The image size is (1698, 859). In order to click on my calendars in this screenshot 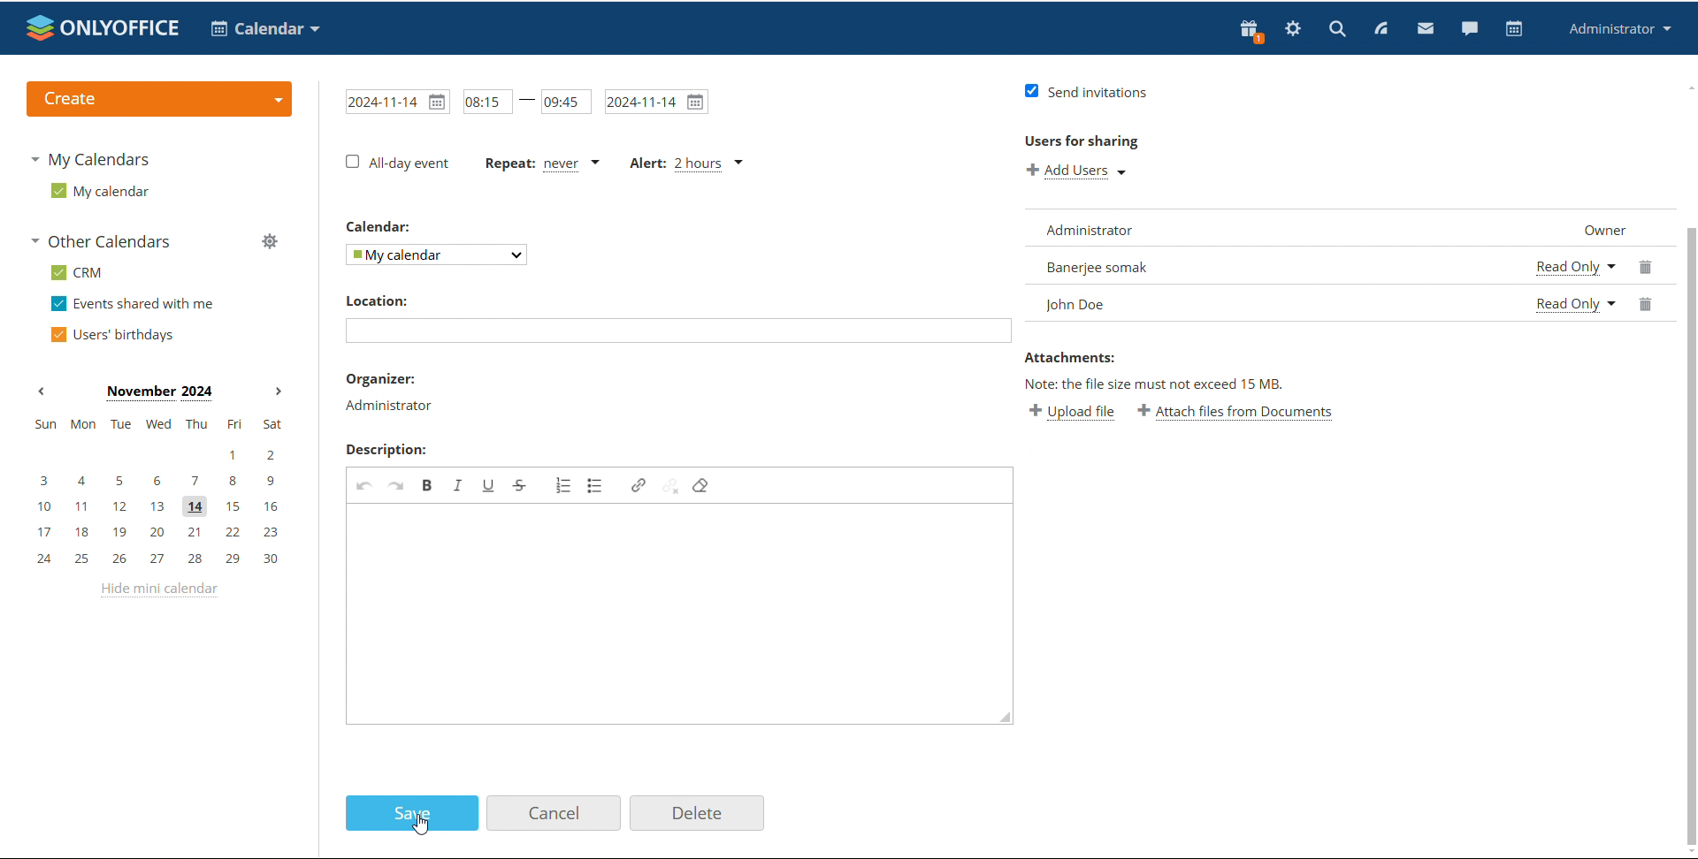, I will do `click(88, 161)`.